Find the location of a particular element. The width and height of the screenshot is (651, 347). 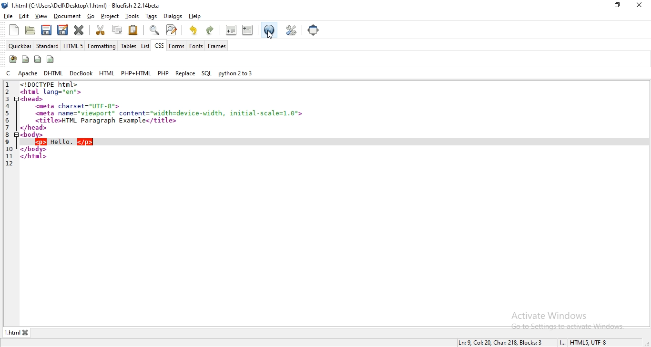

quickbar is located at coordinates (19, 46).